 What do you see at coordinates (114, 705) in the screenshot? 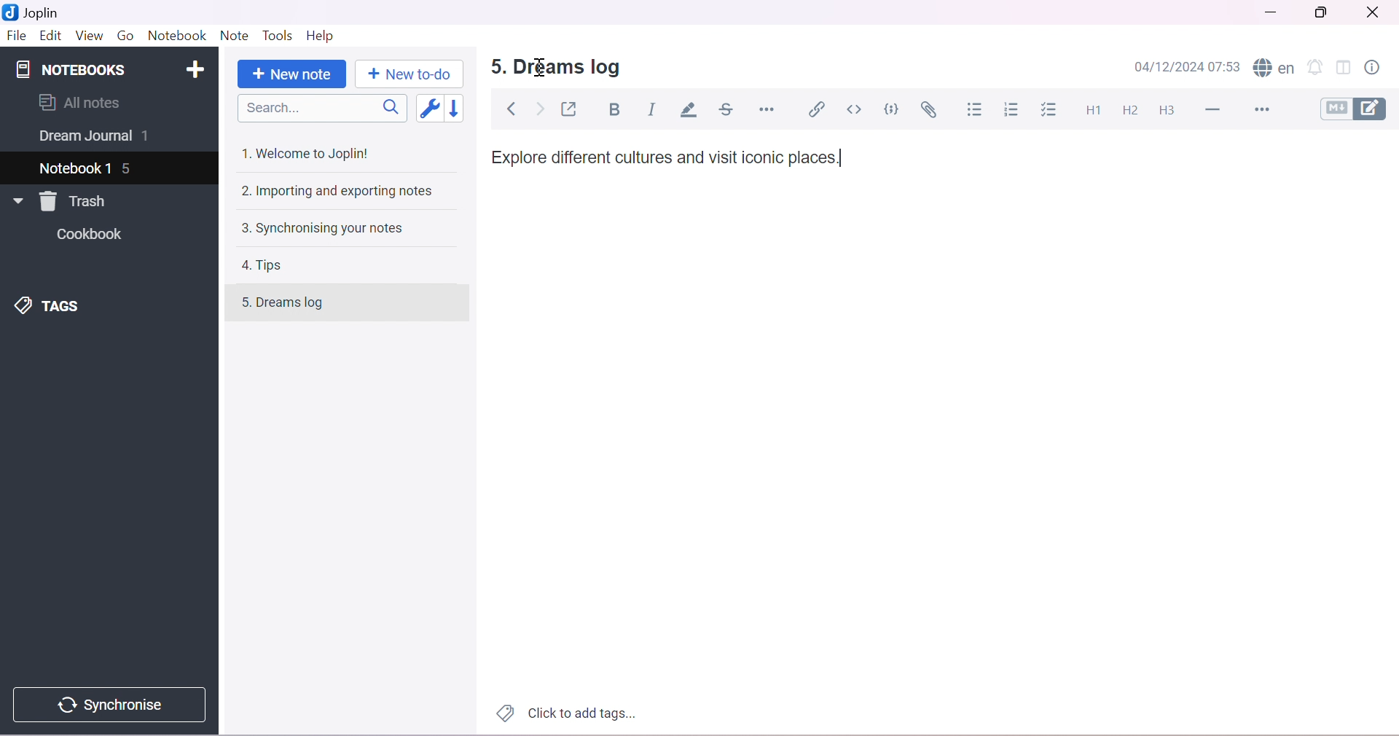
I see `Synchronise` at bounding box center [114, 705].